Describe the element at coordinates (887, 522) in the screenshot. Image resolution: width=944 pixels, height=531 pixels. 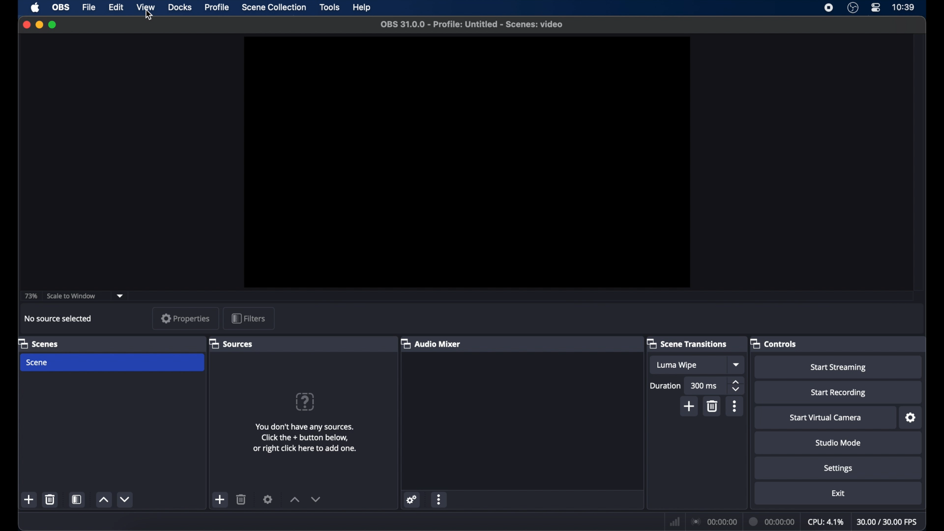
I see `30.00/30.00 fps` at that location.